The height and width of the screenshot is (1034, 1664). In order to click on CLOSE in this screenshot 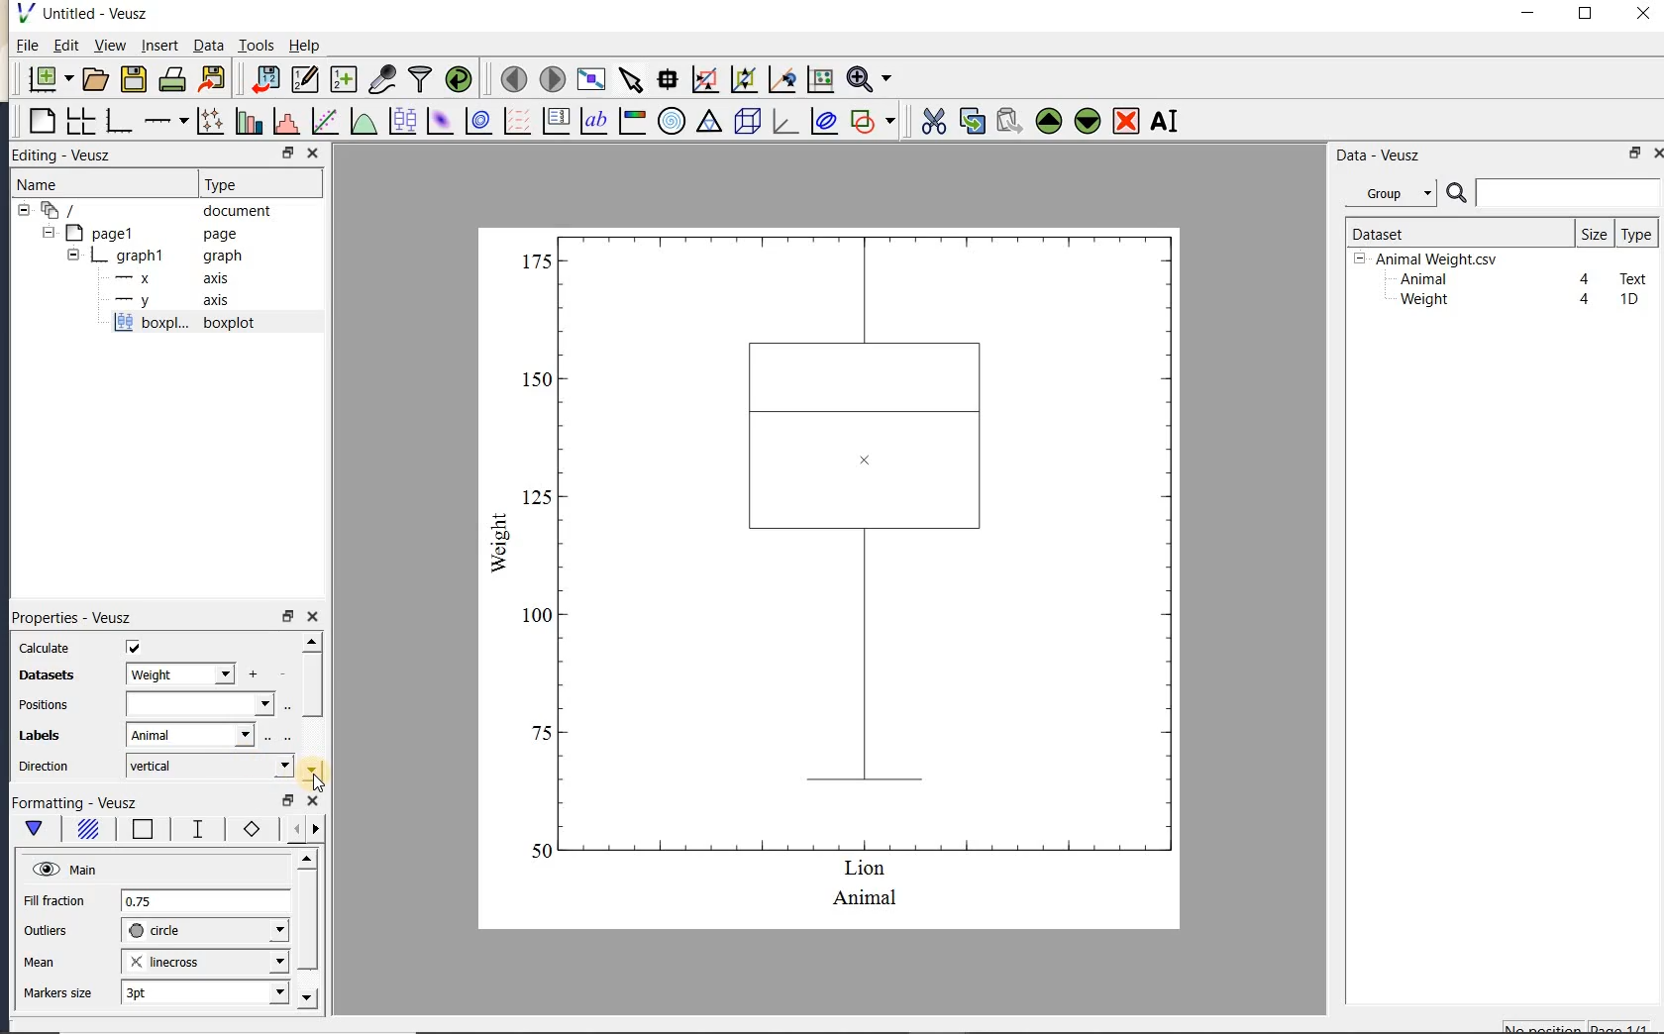, I will do `click(312, 153)`.